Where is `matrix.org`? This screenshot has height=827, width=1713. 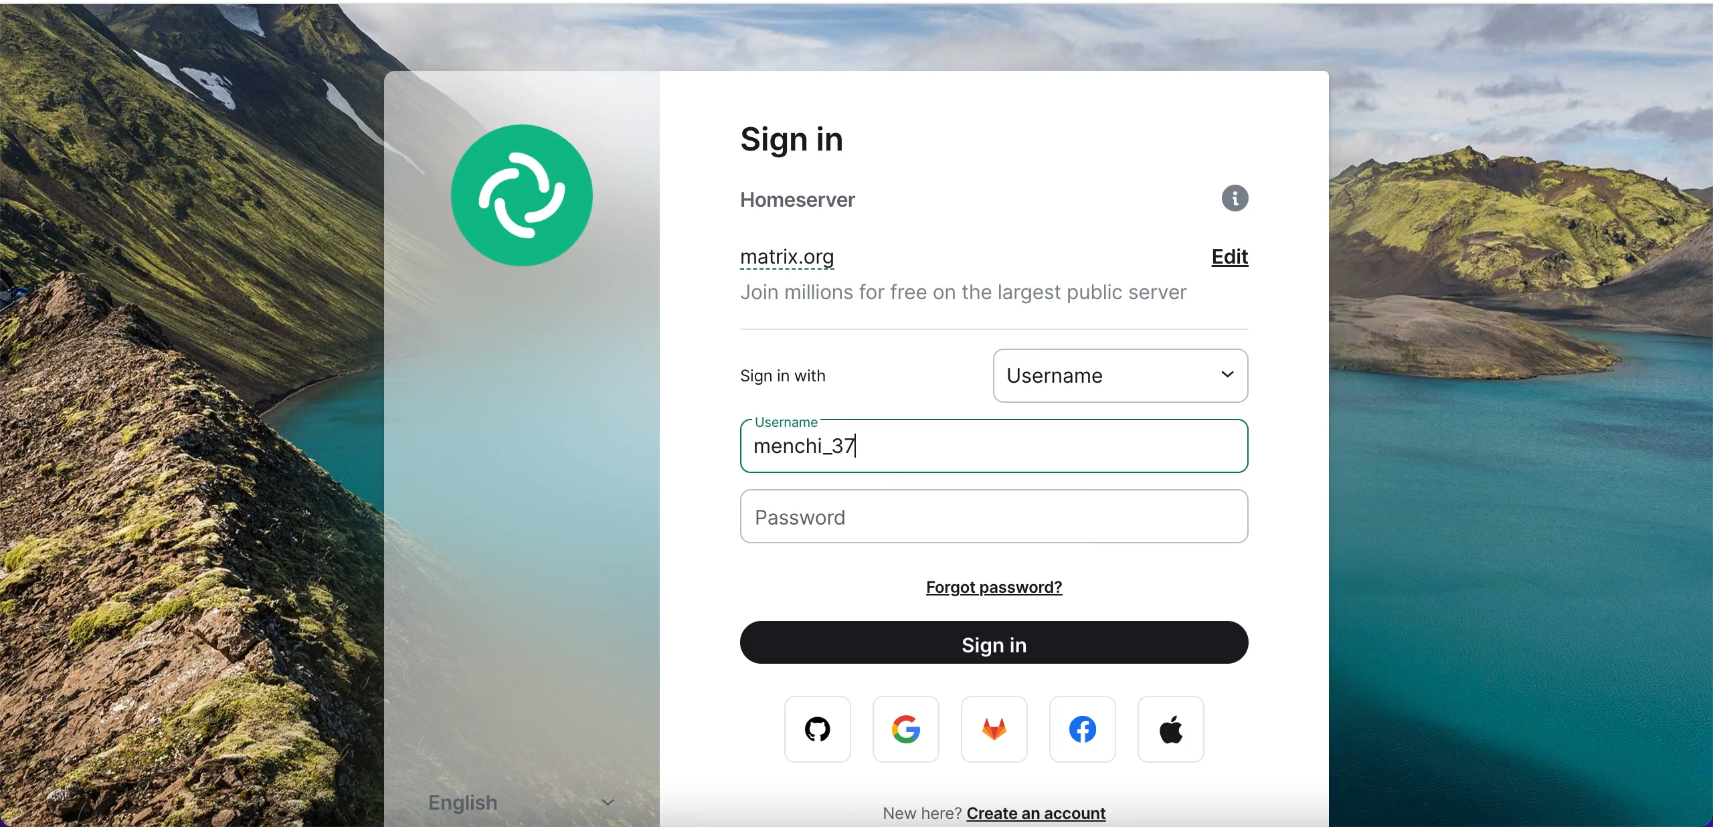
matrix.org is located at coordinates (856, 260).